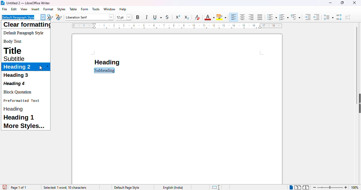 This screenshot has width=361, height=190. Describe the element at coordinates (73, 9) in the screenshot. I see `table` at that location.